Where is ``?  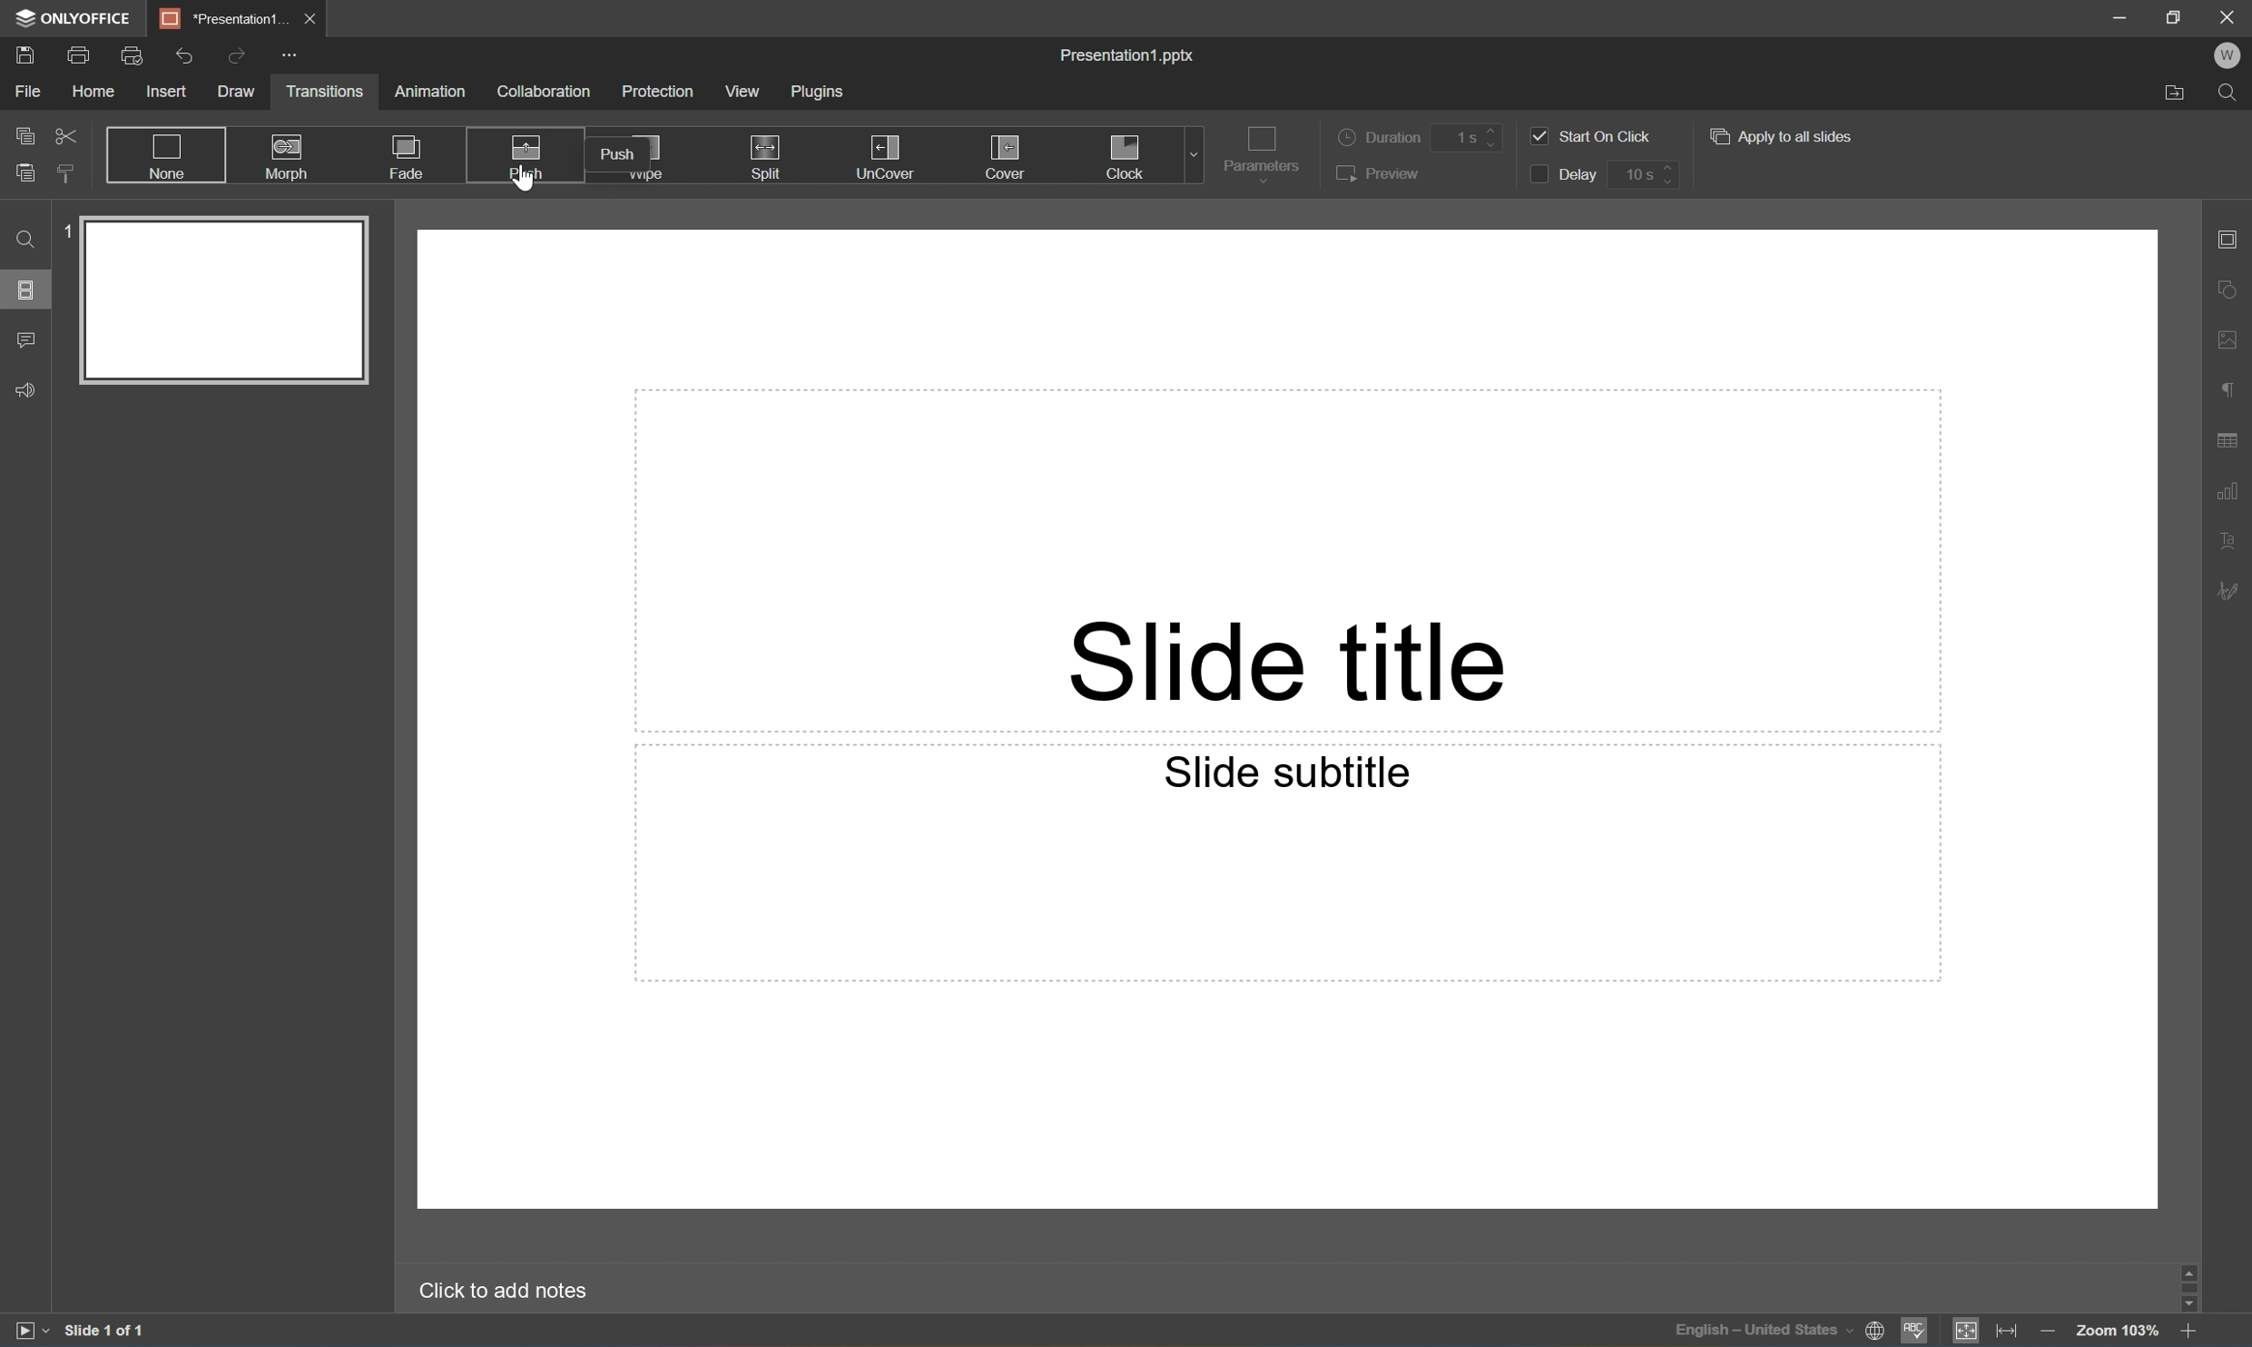  is located at coordinates (1756, 1332).